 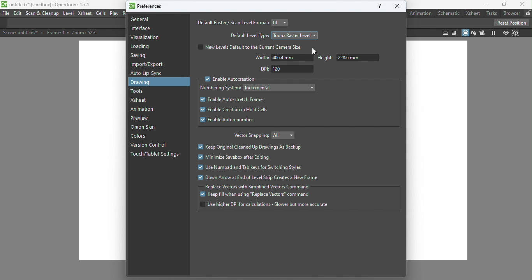 What do you see at coordinates (250, 147) in the screenshot?
I see `Keep original cleaned up drawings as backup` at bounding box center [250, 147].